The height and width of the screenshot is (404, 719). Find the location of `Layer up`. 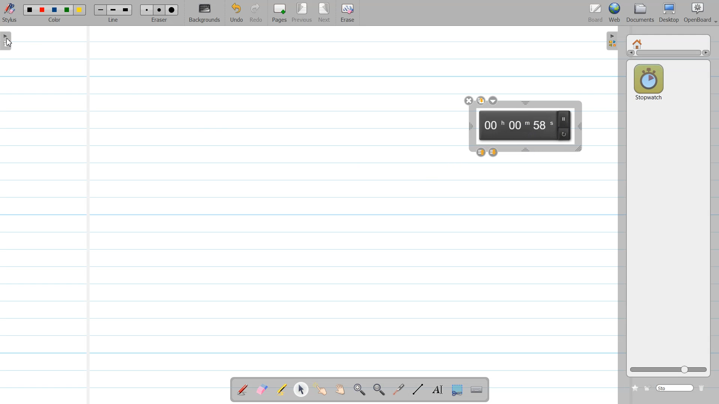

Layer up is located at coordinates (481, 152).